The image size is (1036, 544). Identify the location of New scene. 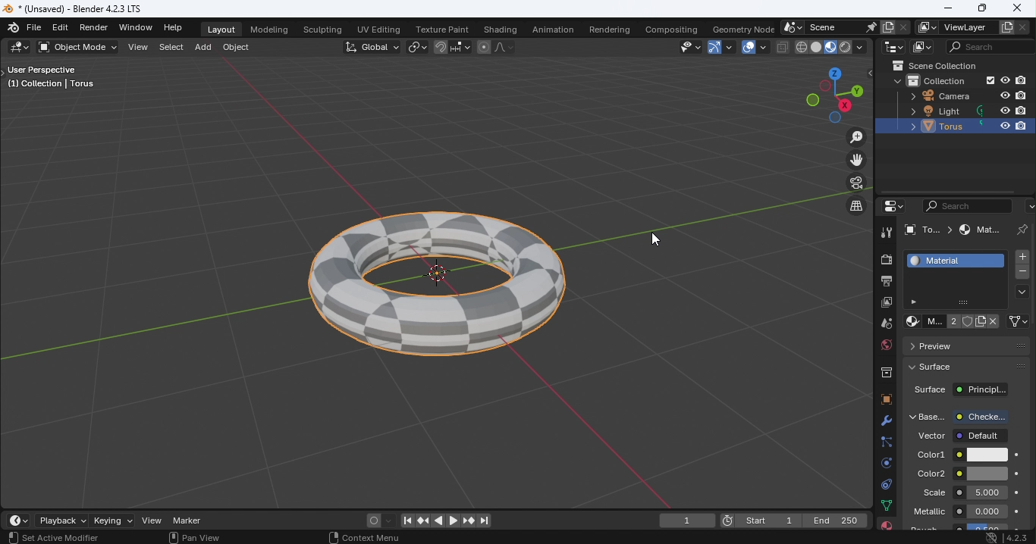
(886, 27).